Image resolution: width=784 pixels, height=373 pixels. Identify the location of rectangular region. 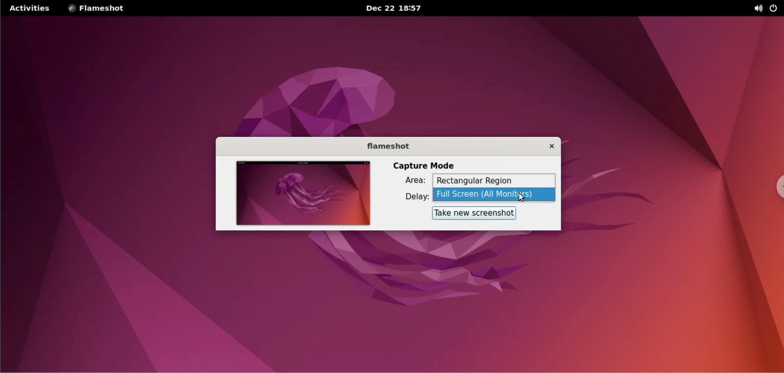
(494, 181).